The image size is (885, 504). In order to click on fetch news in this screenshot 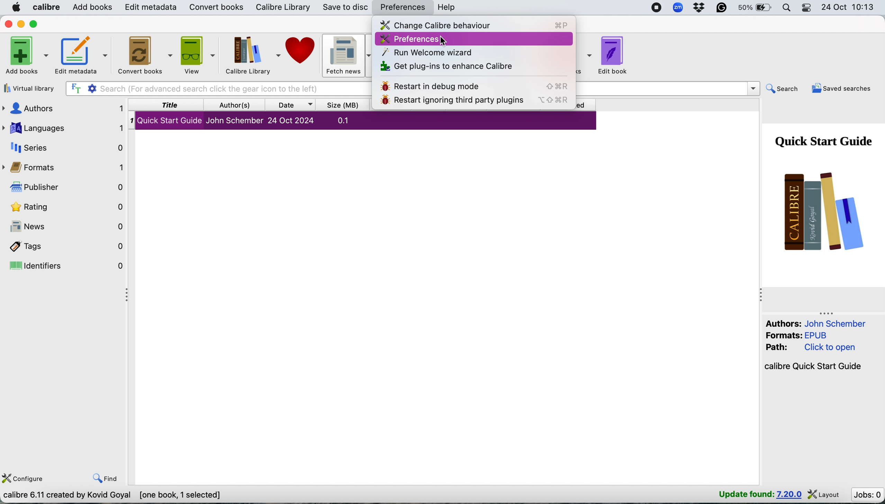, I will do `click(349, 57)`.